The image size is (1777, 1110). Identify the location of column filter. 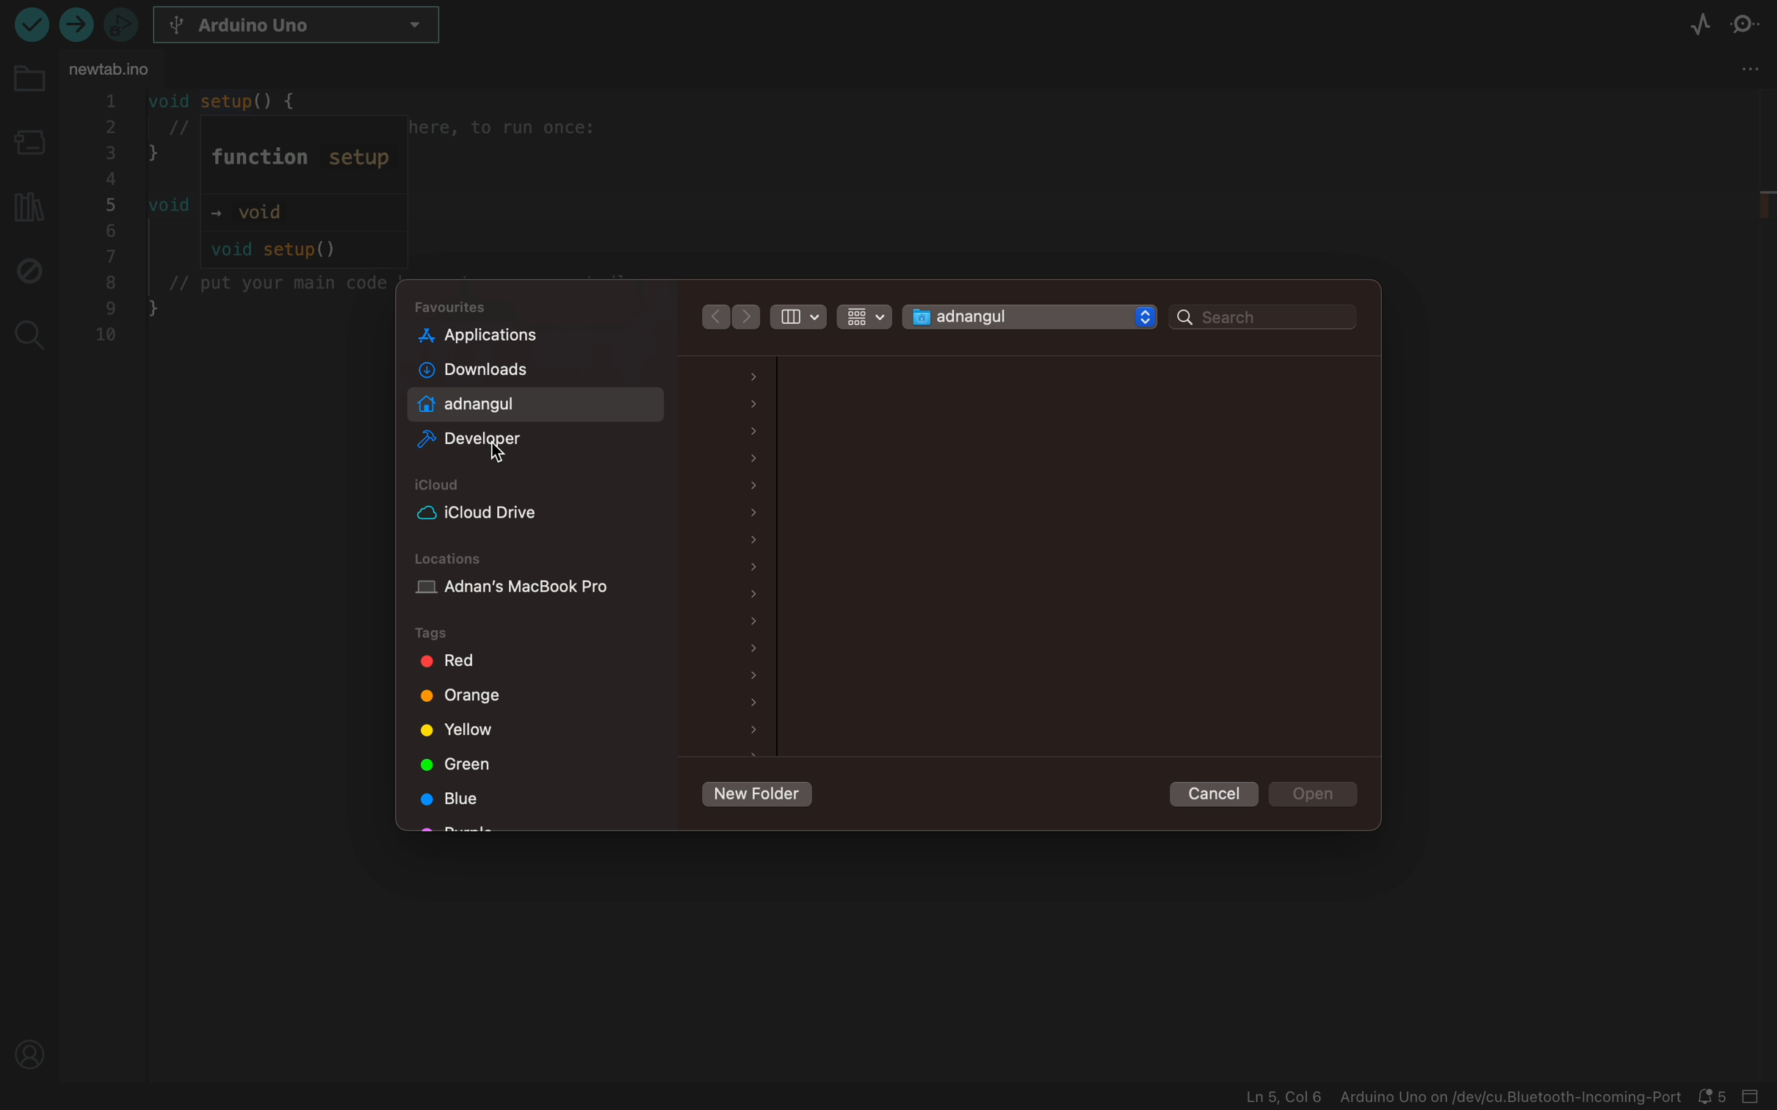
(800, 314).